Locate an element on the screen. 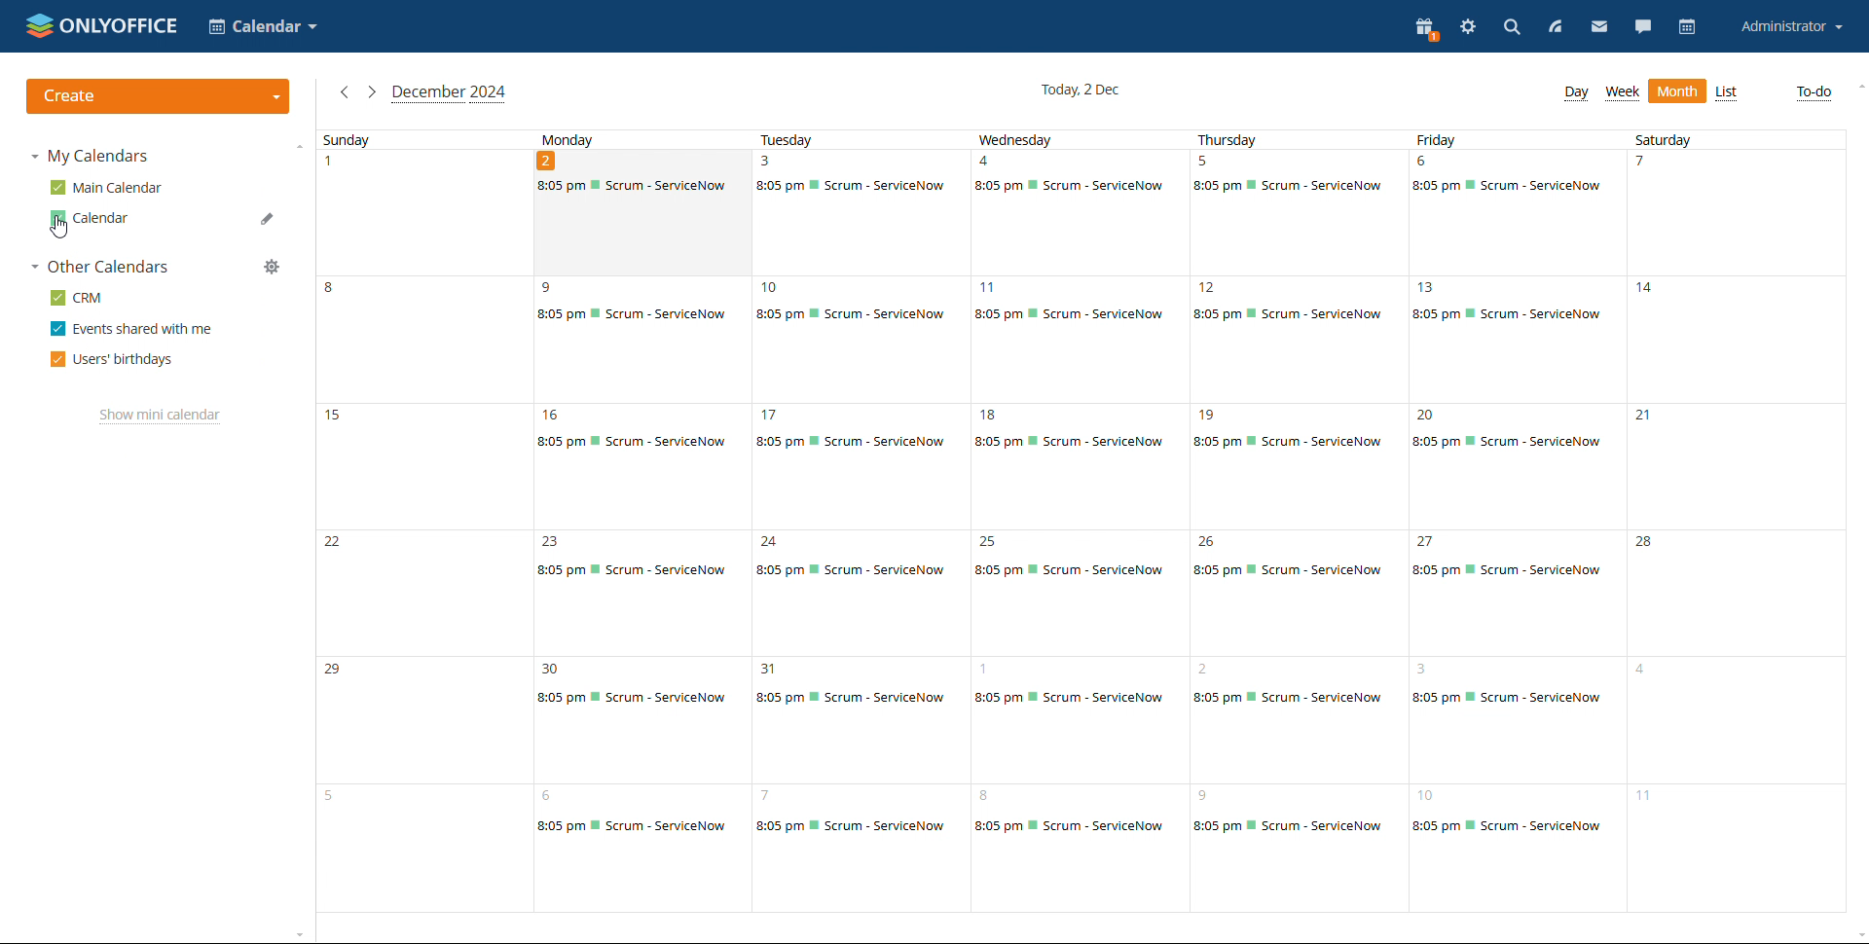 The height and width of the screenshot is (944, 1869). users' birthdays is located at coordinates (114, 358).